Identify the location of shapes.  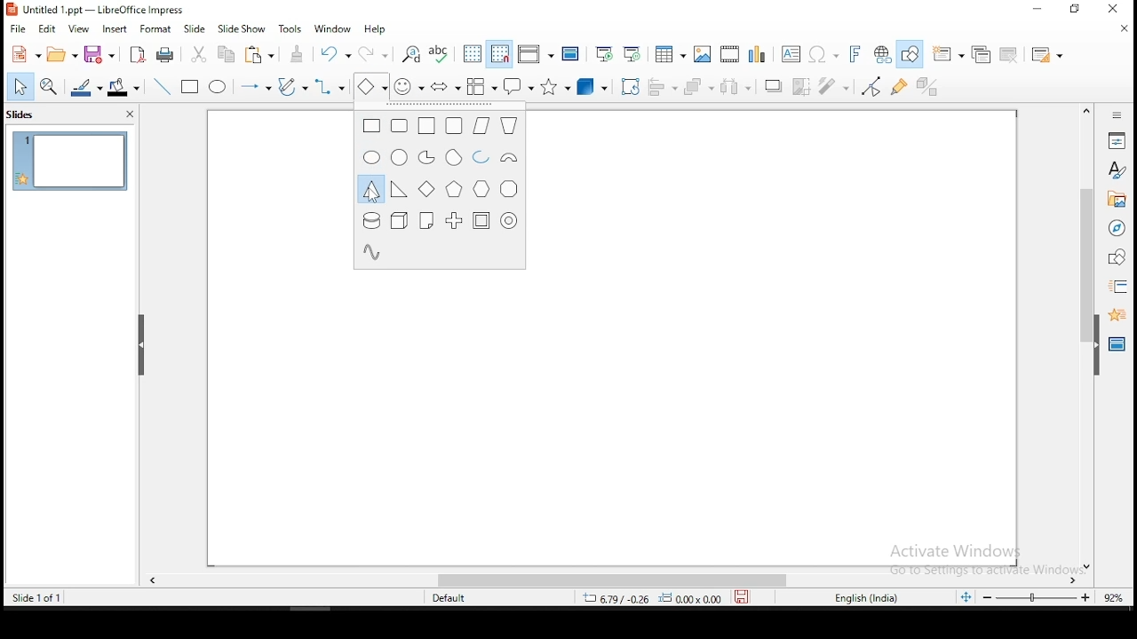
(1117, 258).